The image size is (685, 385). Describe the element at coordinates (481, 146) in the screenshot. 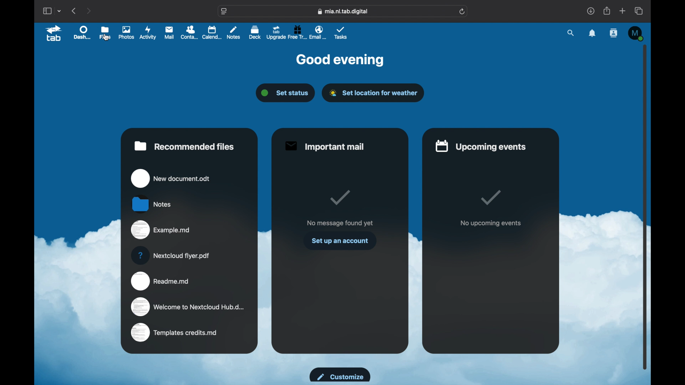

I see `upcoming events` at that location.